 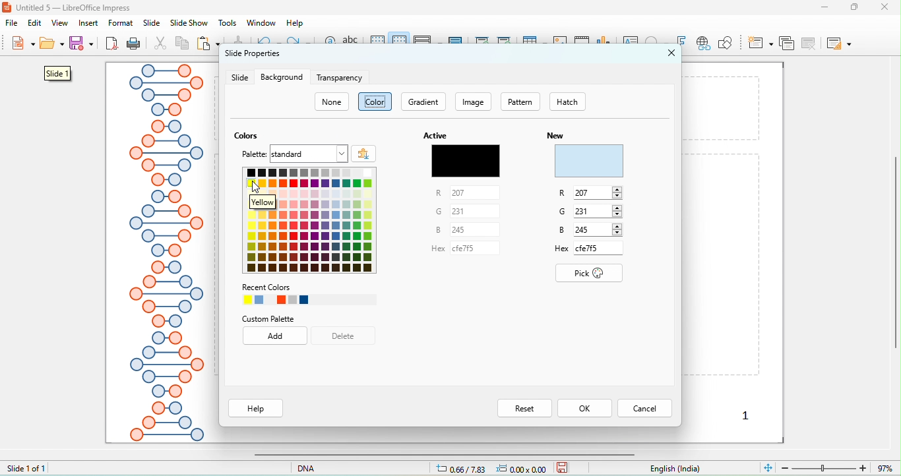 What do you see at coordinates (89, 23) in the screenshot?
I see `insert` at bounding box center [89, 23].